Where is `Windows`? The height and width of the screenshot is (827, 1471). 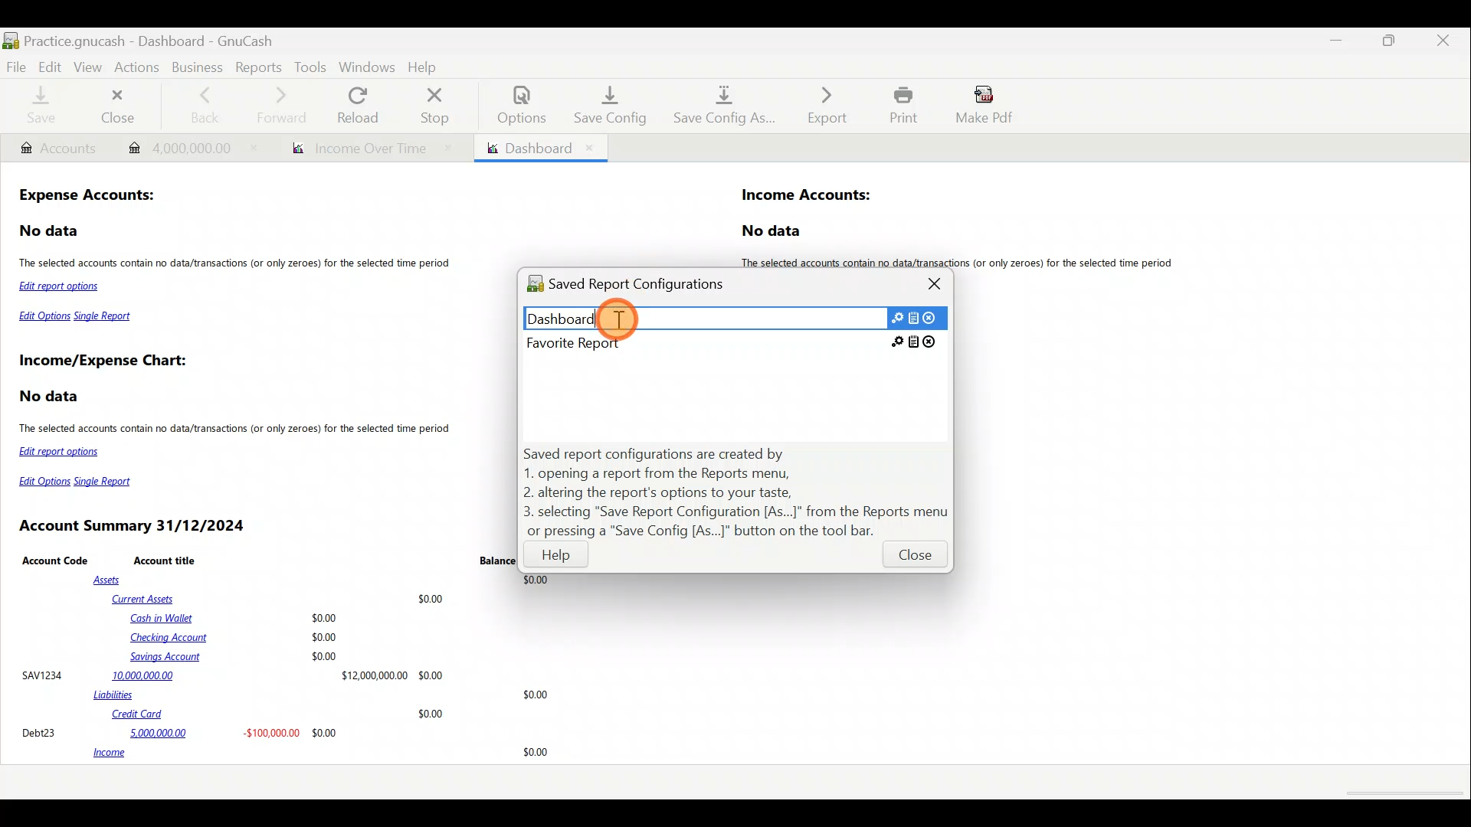
Windows is located at coordinates (367, 67).